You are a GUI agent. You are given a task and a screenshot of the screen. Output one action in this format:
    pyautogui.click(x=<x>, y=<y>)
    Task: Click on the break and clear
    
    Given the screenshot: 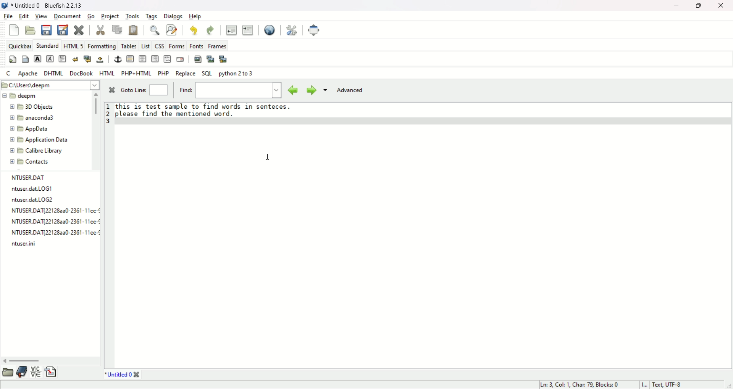 What is the action you would take?
    pyautogui.click(x=86, y=59)
    